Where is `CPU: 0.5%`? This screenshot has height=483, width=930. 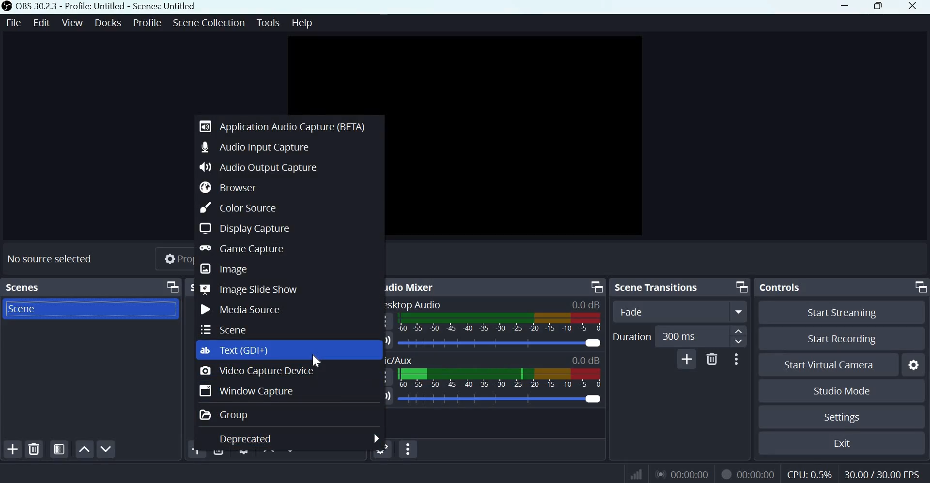 CPU: 0.5% is located at coordinates (810, 473).